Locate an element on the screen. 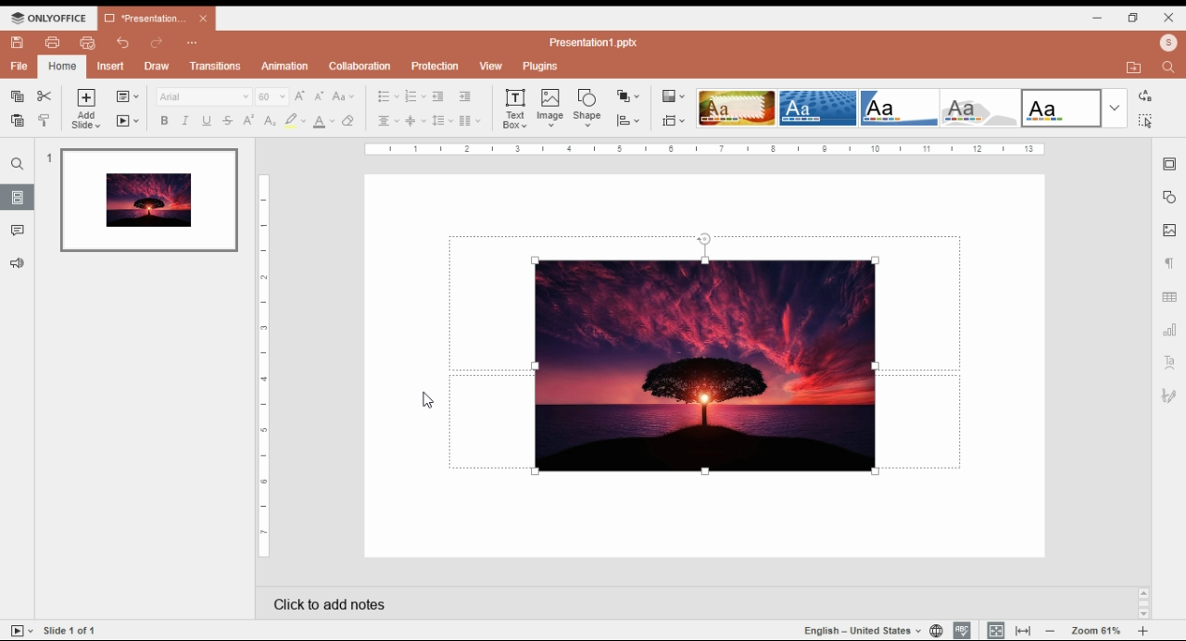 This screenshot has width=1186, height=641. text art  settings is located at coordinates (1169, 361).